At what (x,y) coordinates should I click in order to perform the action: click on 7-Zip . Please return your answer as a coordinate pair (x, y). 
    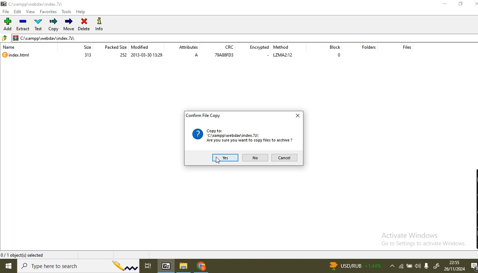
    Looking at the image, I should click on (167, 266).